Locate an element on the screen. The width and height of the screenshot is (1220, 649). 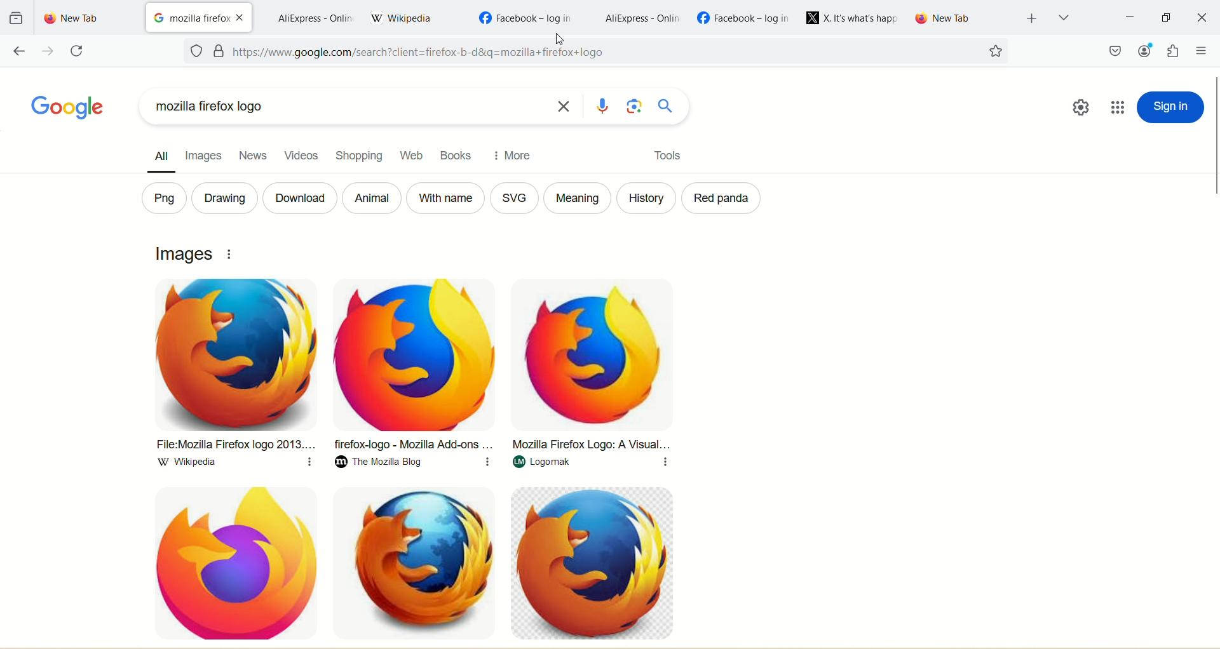
d panda is located at coordinates (722, 197).